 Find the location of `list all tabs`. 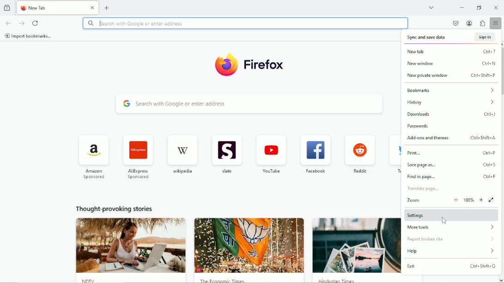

list all tabs is located at coordinates (430, 7).